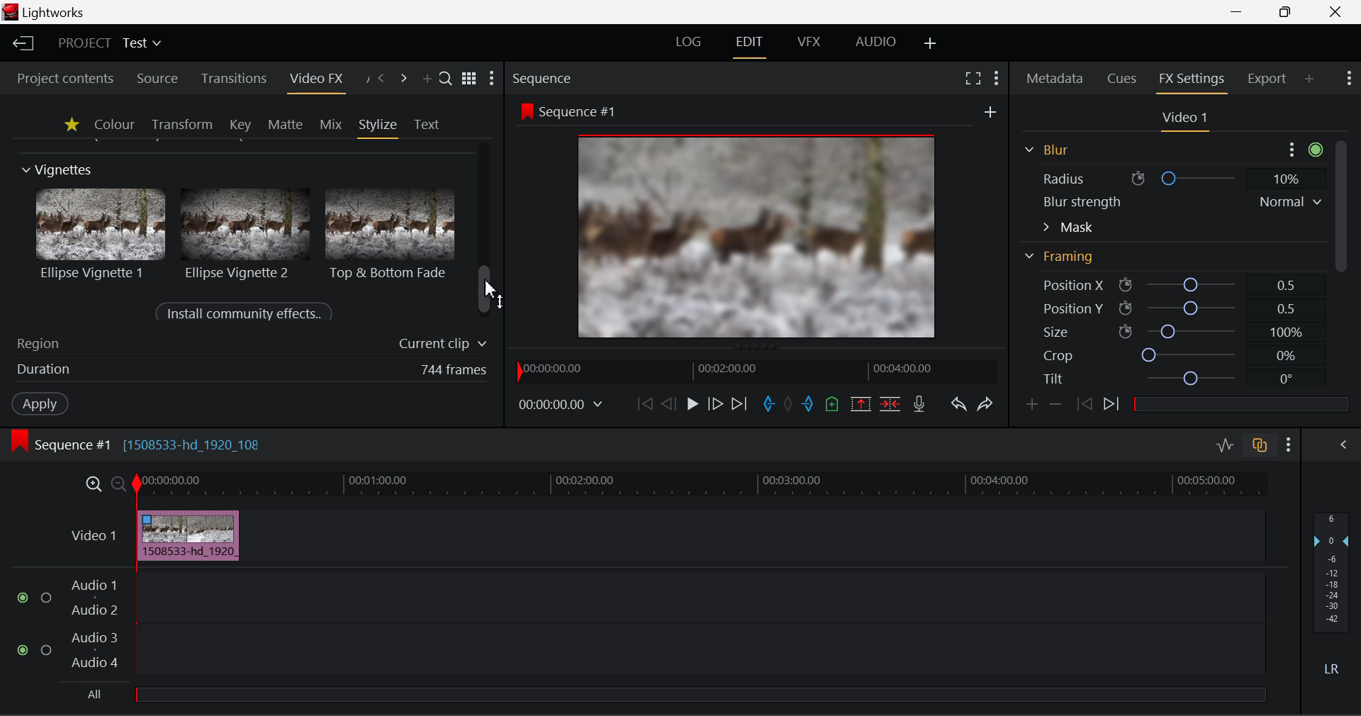  I want to click on Matte, so click(286, 124).